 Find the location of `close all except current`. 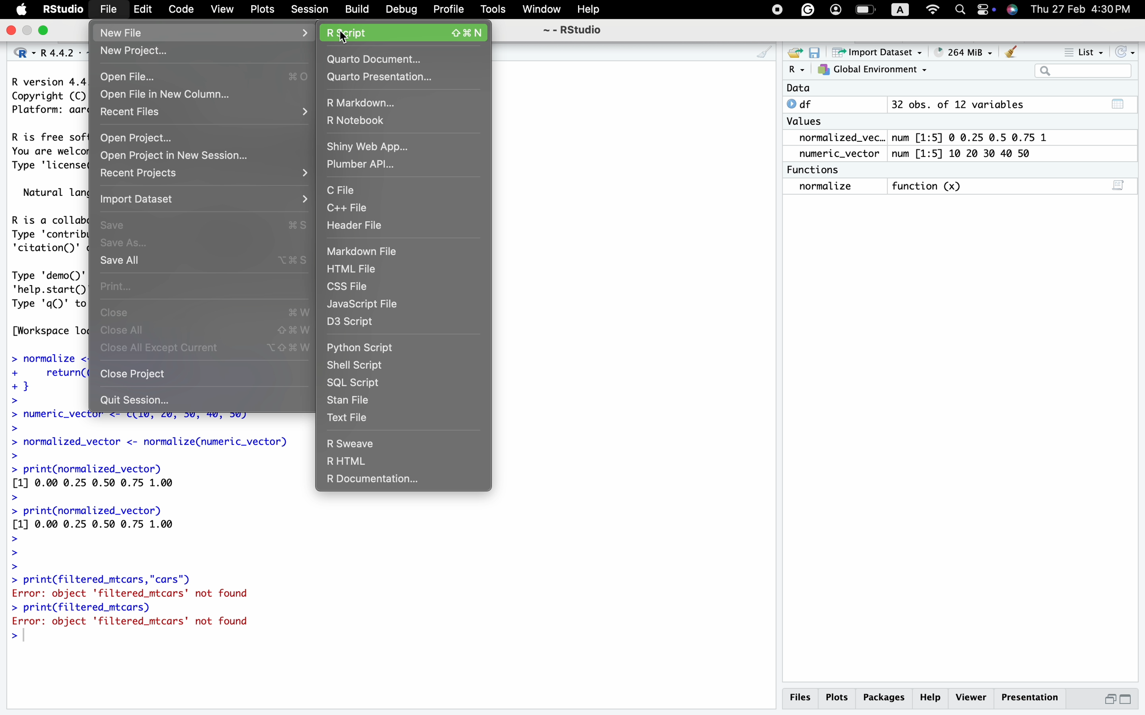

close all except current is located at coordinates (209, 350).